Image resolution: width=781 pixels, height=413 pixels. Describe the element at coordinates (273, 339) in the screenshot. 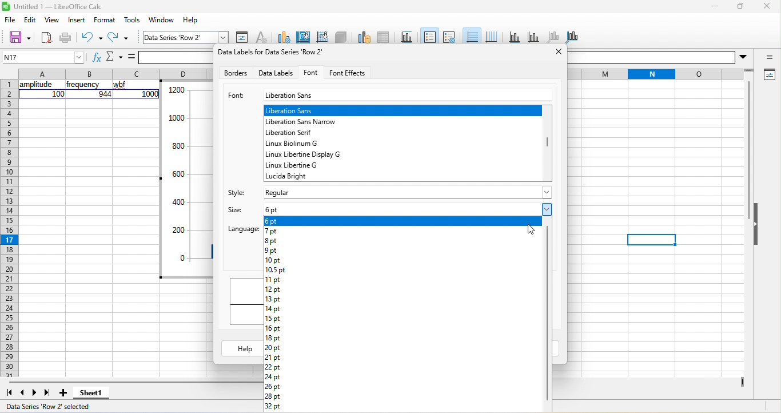

I see `18 pt` at that location.